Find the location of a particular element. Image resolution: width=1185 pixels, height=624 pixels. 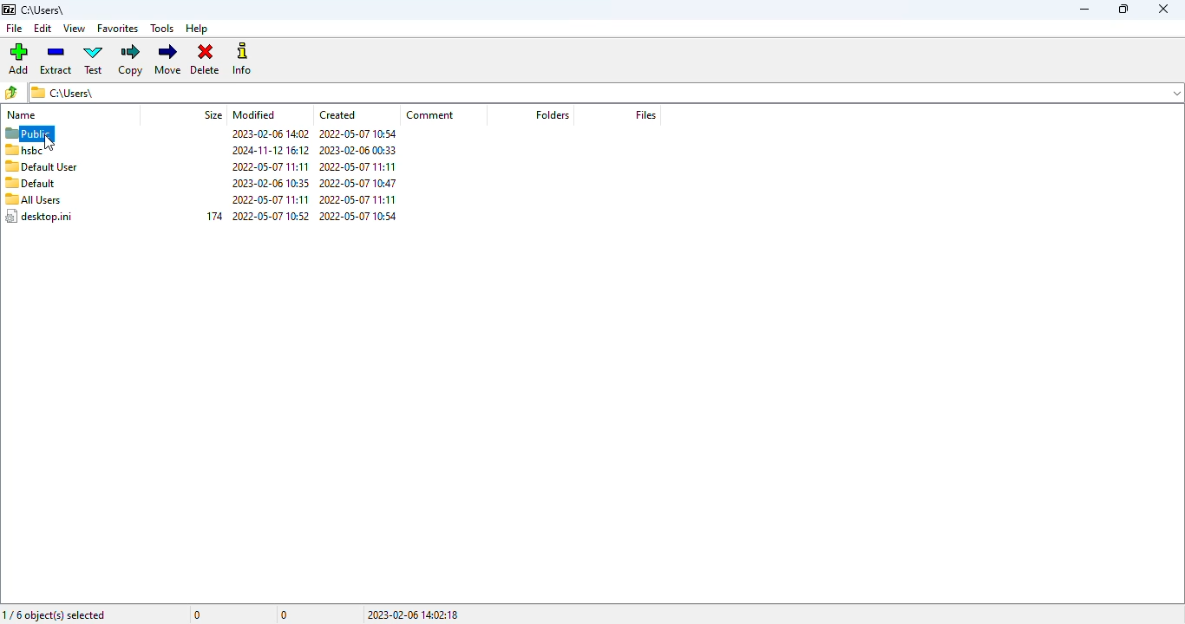

info is located at coordinates (244, 59).